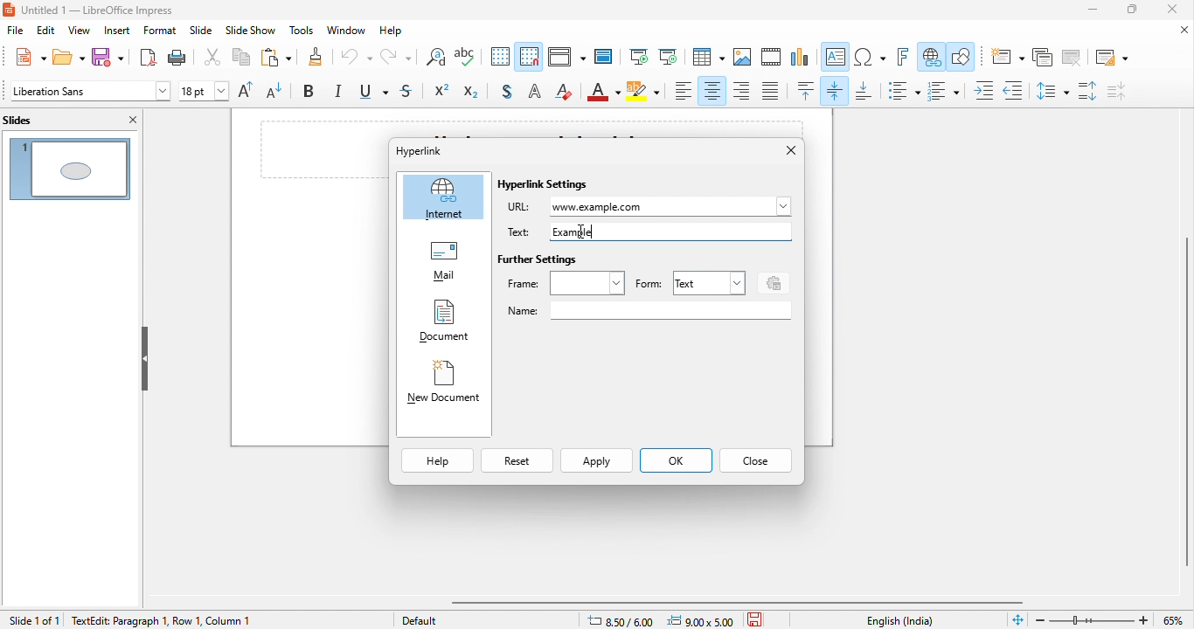 The height and width of the screenshot is (629, 1194). Describe the element at coordinates (516, 462) in the screenshot. I see `reset` at that location.